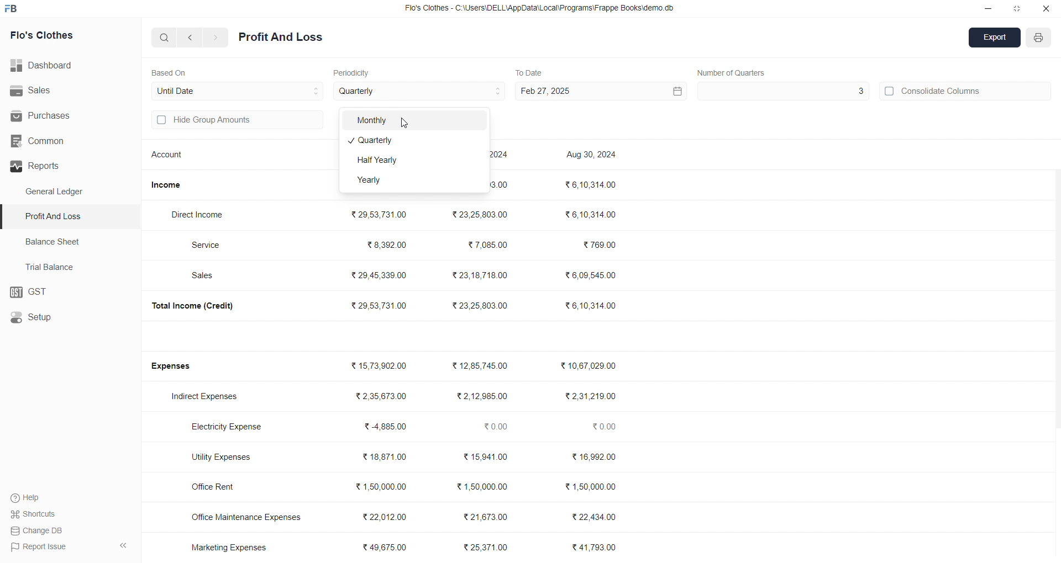 The image size is (1061, 563). What do you see at coordinates (381, 486) in the screenshot?
I see `₹150,000.00` at bounding box center [381, 486].